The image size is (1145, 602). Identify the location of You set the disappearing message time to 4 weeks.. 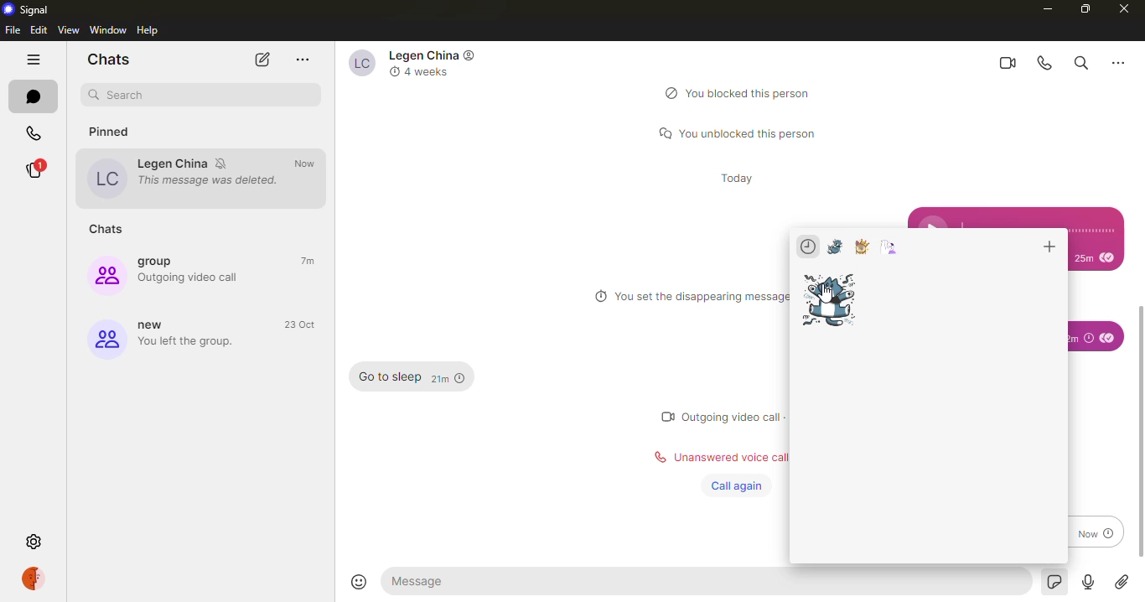
(702, 297).